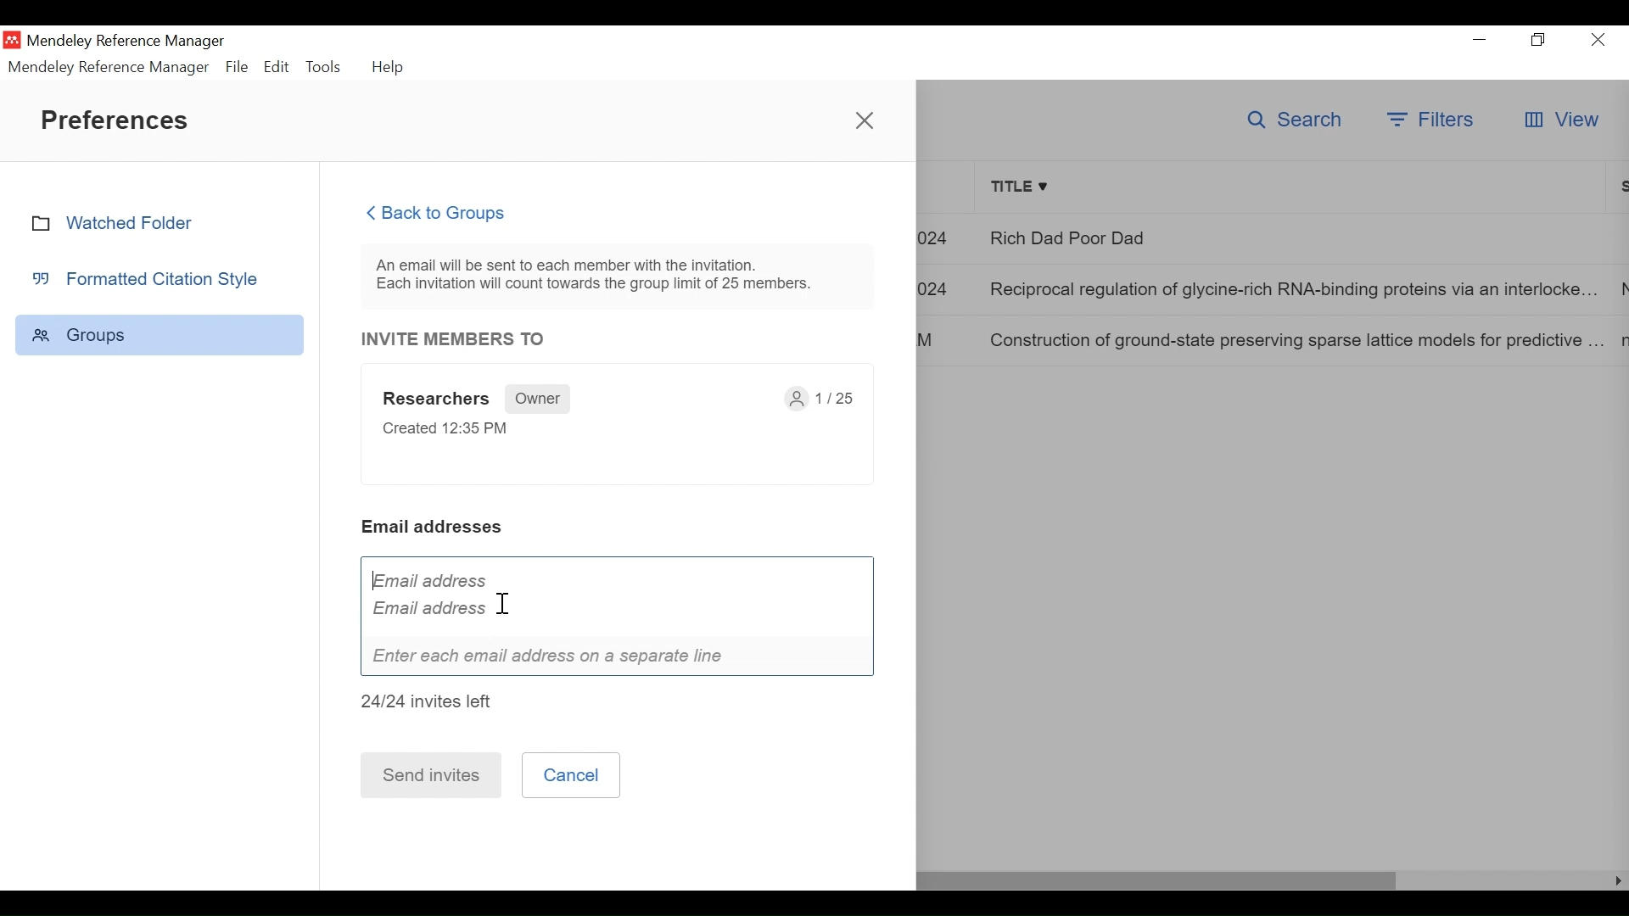 This screenshot has height=916, width=1629. I want to click on Group, so click(160, 334).